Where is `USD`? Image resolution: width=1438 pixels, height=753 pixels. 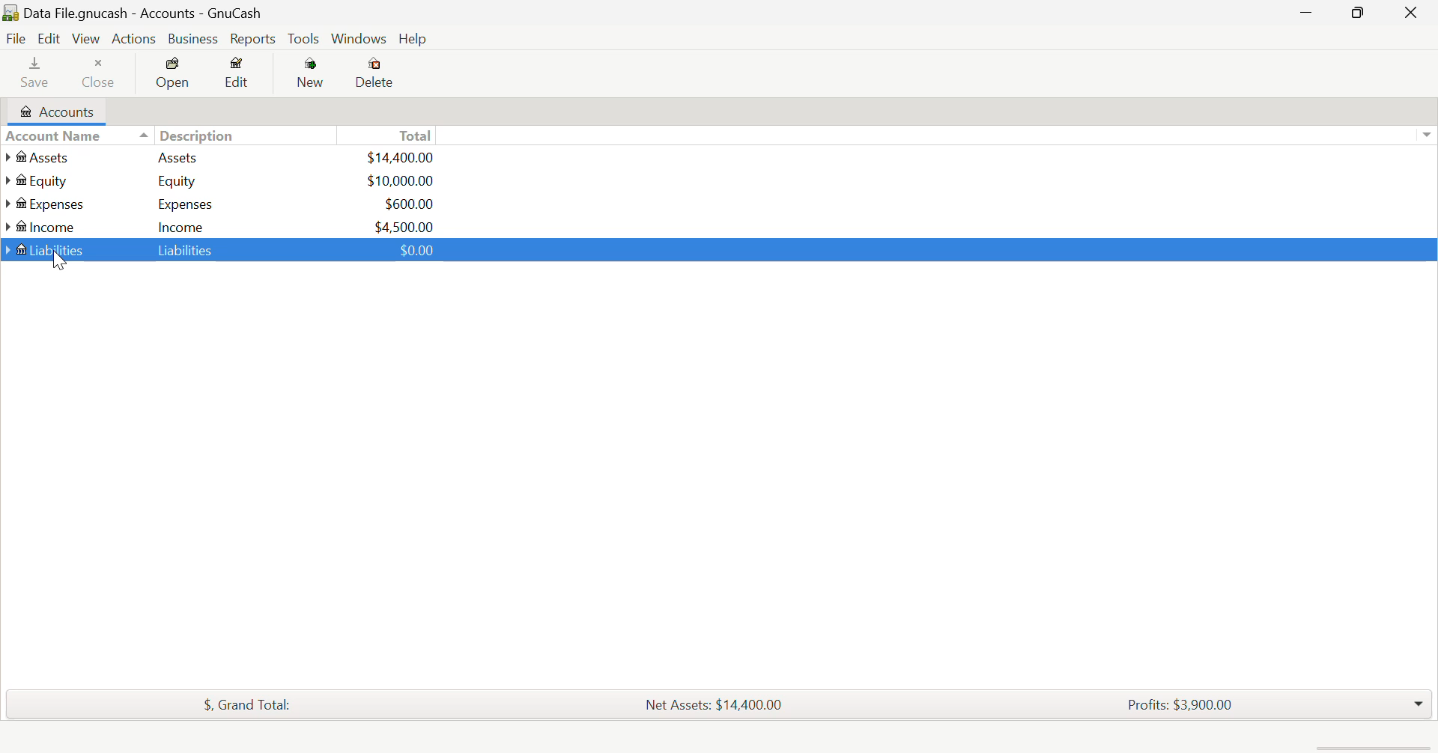 USD is located at coordinates (400, 180).